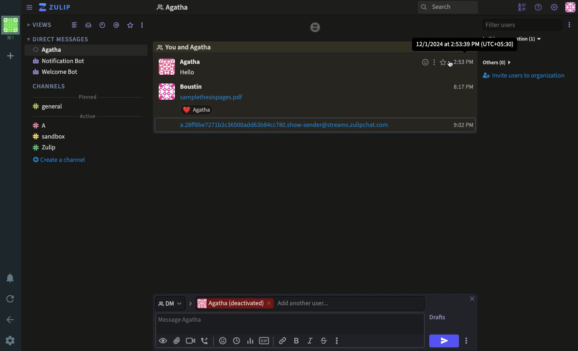 This screenshot has height=351, width=578. What do you see at coordinates (56, 7) in the screenshot?
I see `Zulip` at bounding box center [56, 7].